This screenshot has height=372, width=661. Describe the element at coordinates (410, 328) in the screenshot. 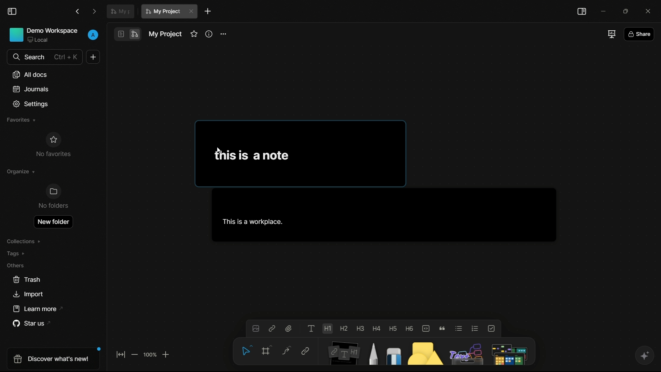

I see `heading 6` at that location.